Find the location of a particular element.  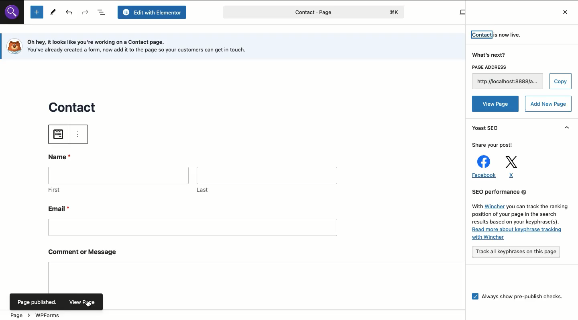

First is located at coordinates (119, 181).